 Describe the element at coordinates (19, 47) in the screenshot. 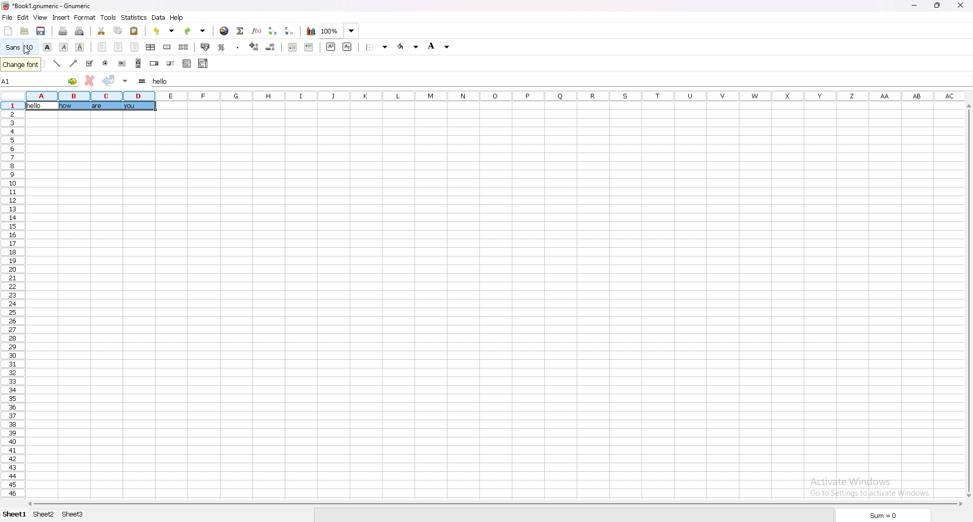

I see `font` at that location.